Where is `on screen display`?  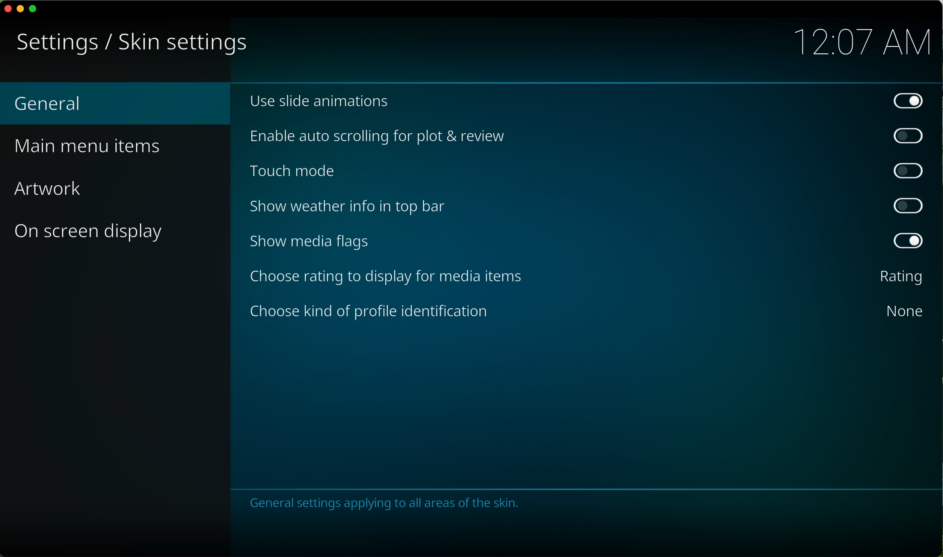
on screen display is located at coordinates (88, 232).